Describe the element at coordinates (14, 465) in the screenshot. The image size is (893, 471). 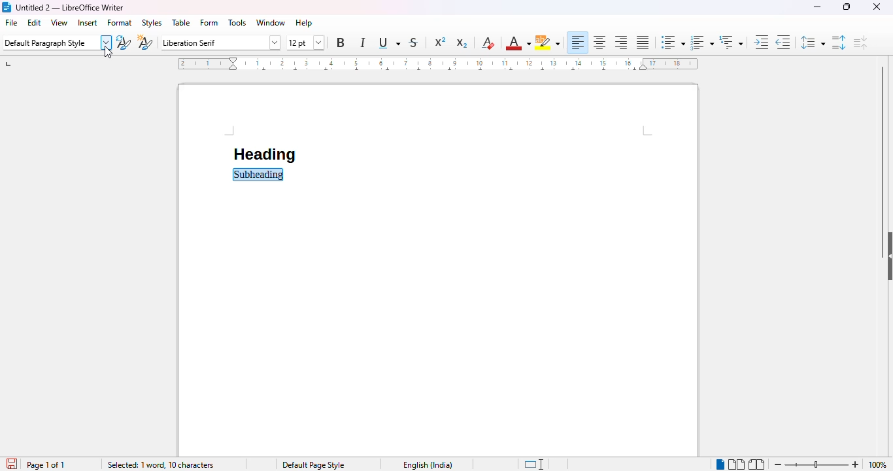
I see `click to save document` at that location.